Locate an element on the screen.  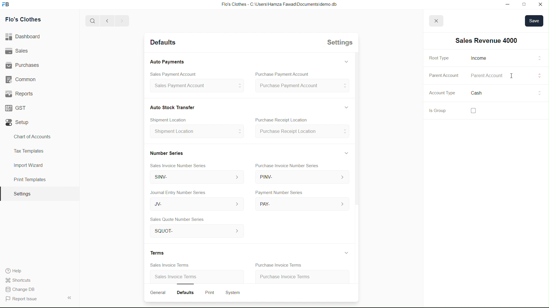
PAY- is located at coordinates (302, 203).